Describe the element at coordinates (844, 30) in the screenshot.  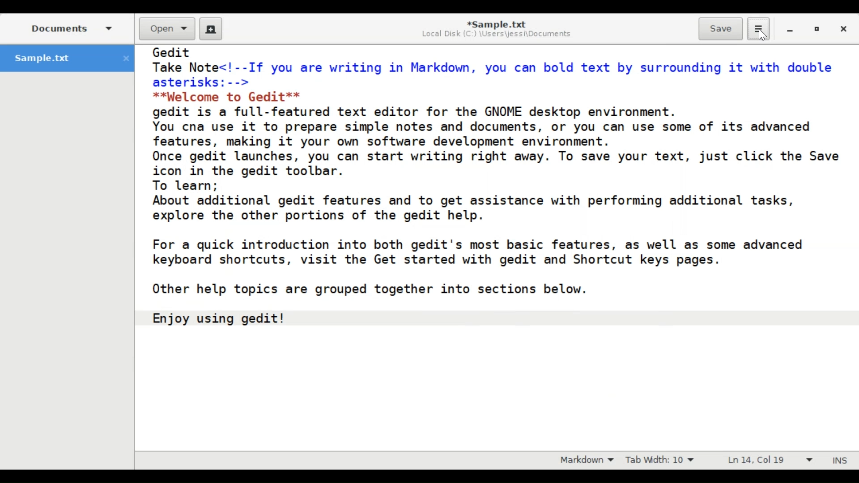
I see `Close` at that location.